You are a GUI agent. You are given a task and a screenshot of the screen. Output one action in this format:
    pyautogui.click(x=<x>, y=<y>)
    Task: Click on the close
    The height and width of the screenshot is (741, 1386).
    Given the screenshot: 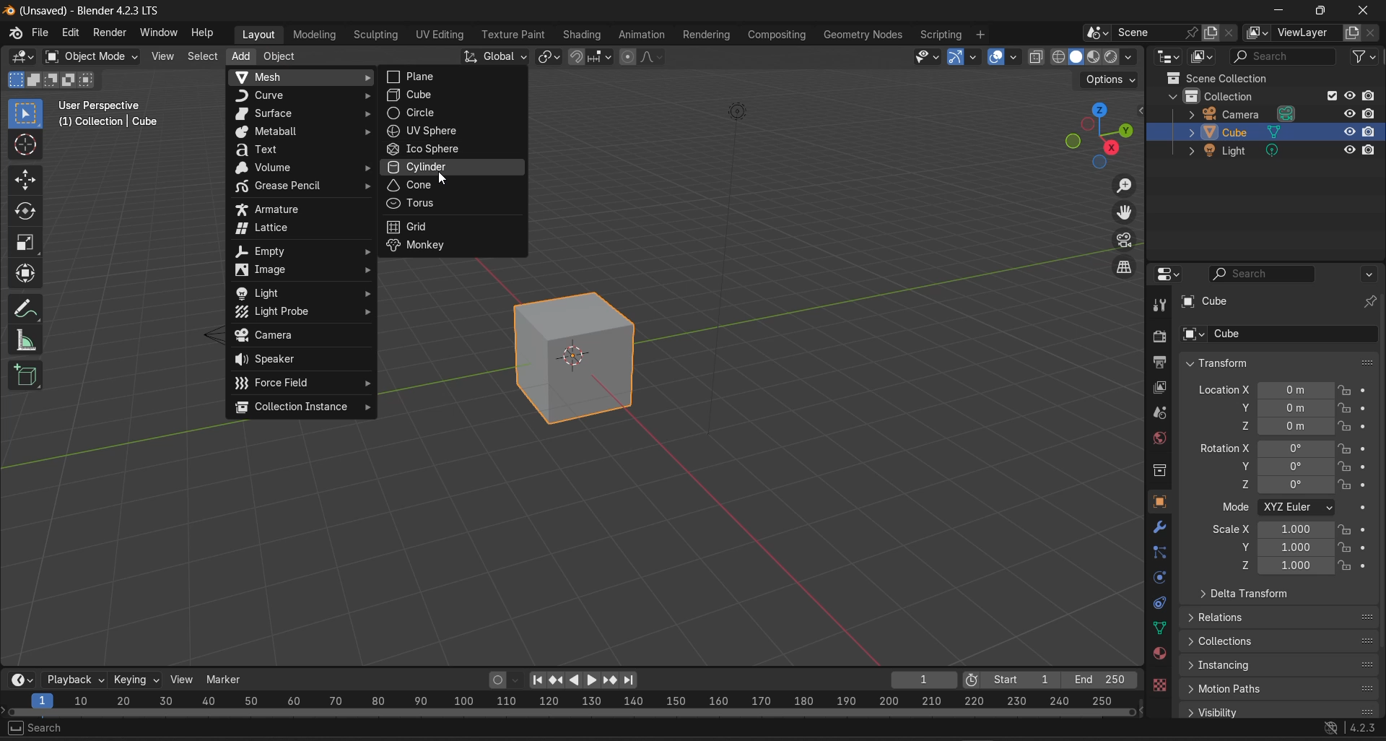 What is the action you would take?
    pyautogui.click(x=1366, y=11)
    